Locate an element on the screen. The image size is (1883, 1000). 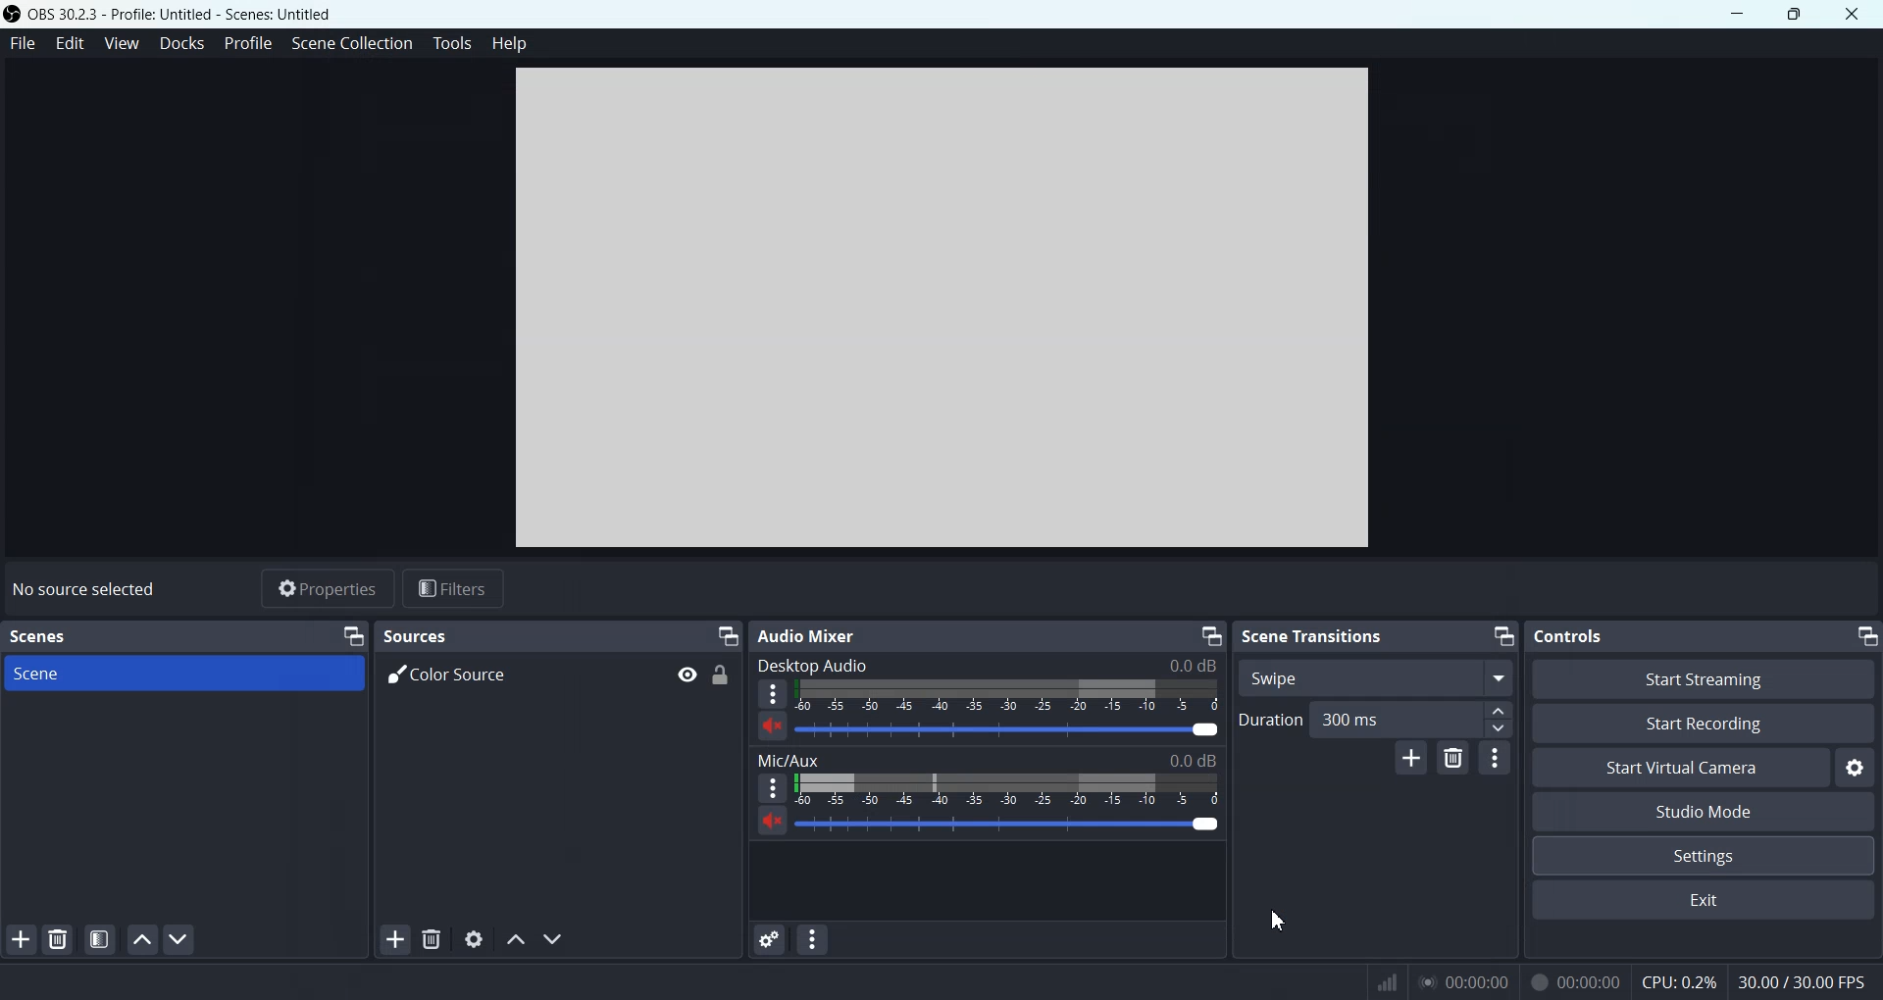
Minimize is located at coordinates (352, 634).